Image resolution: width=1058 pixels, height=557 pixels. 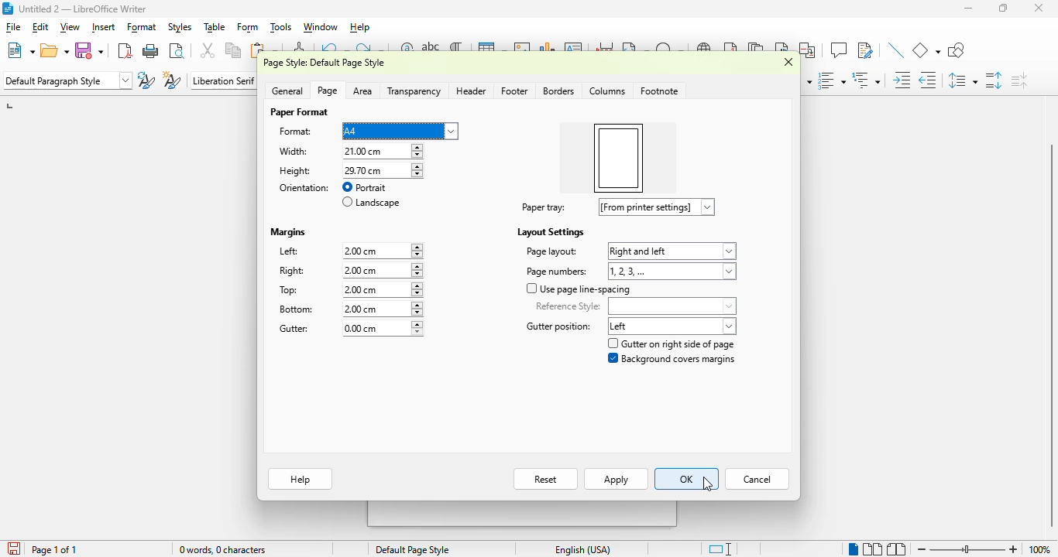 I want to click on insert cross-reference, so click(x=806, y=50).